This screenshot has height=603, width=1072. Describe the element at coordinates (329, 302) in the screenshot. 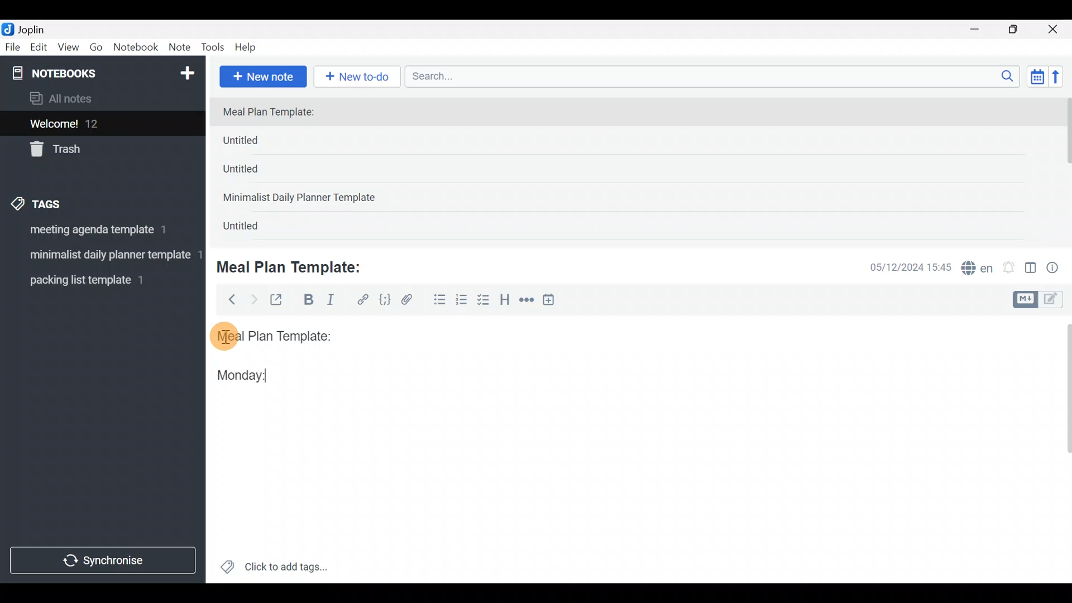

I see `Italic` at that location.